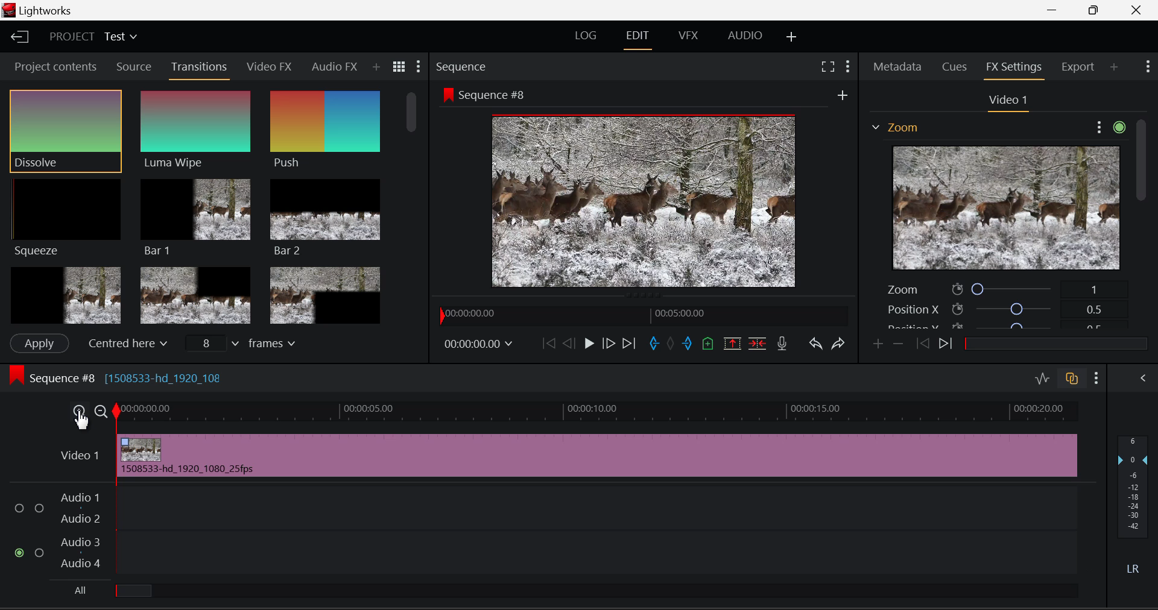 The width and height of the screenshot is (1158, 610). What do you see at coordinates (1014, 68) in the screenshot?
I see `FX Settings` at bounding box center [1014, 68].